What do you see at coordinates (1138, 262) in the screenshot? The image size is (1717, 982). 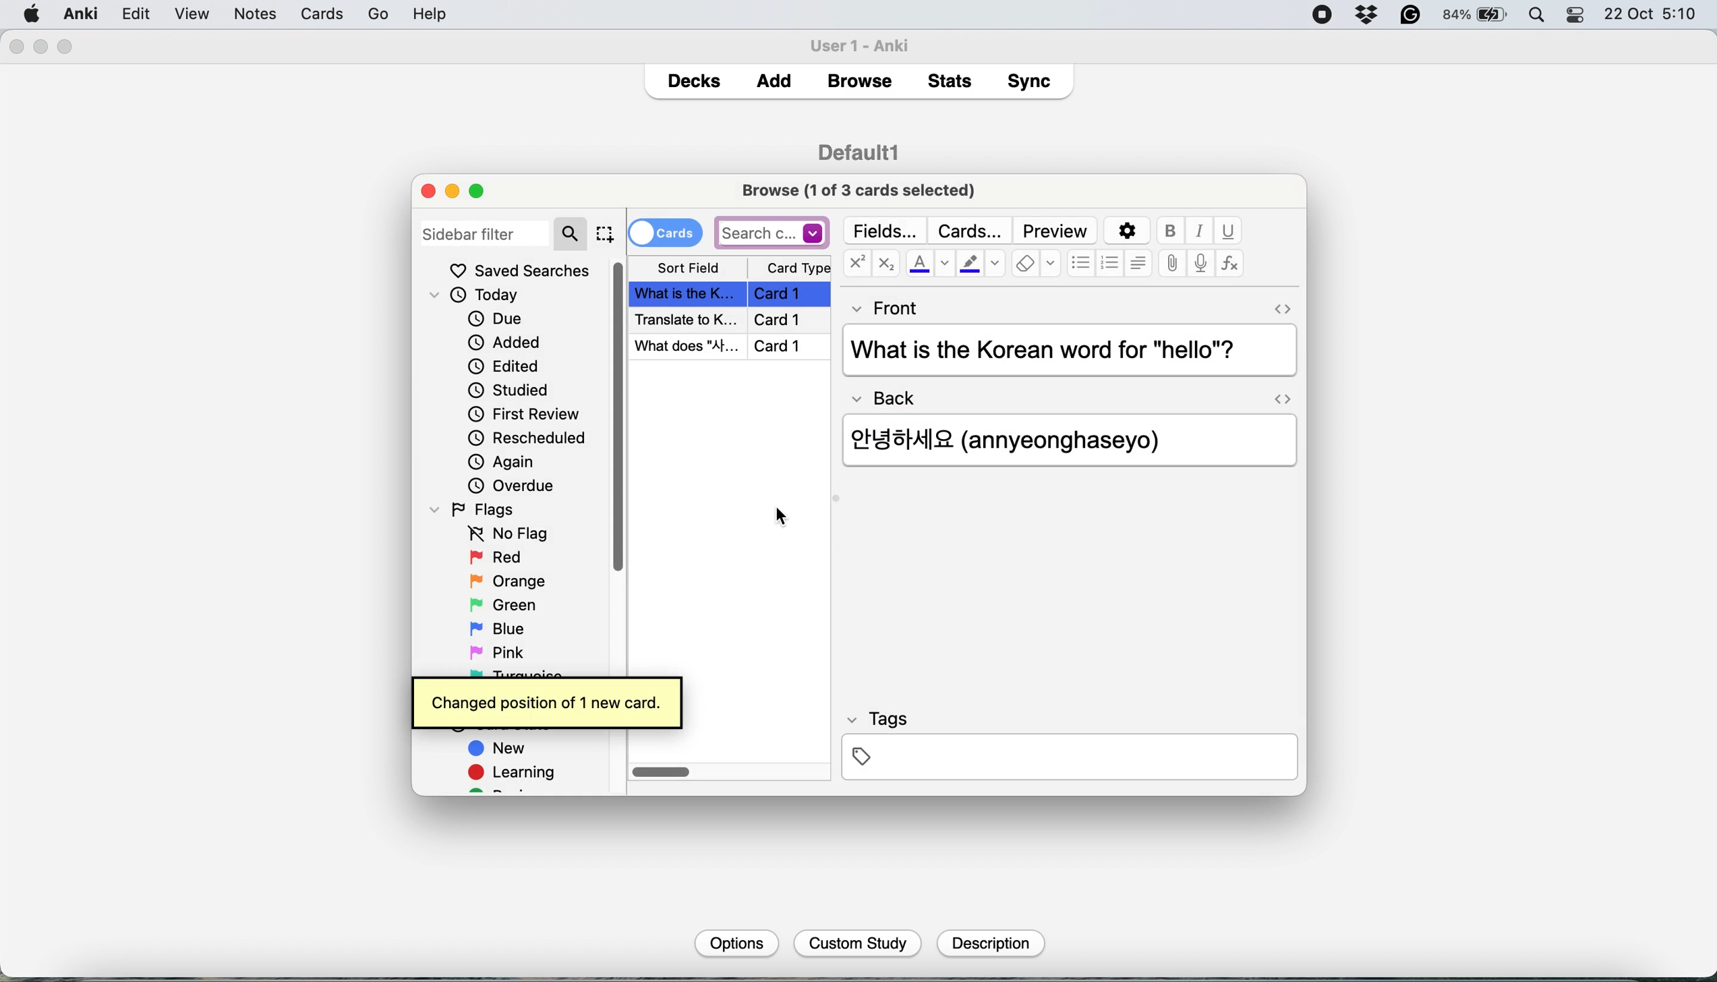 I see `justify` at bounding box center [1138, 262].